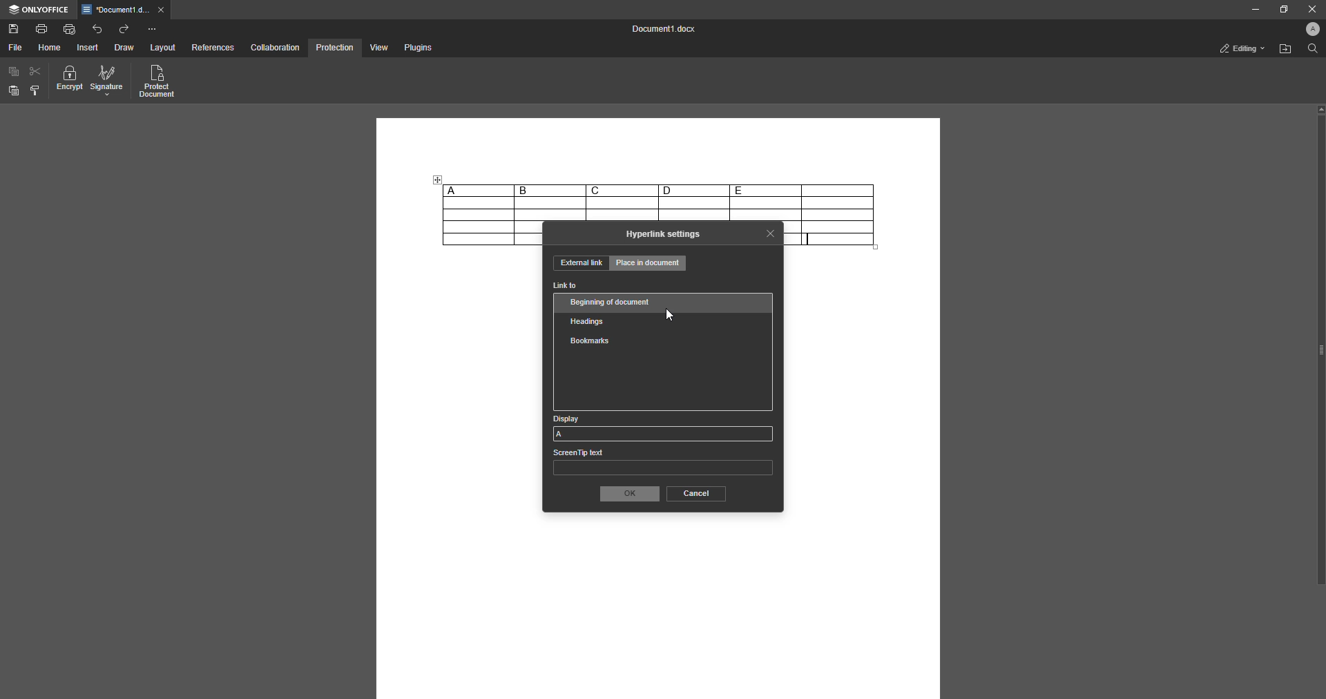  What do you see at coordinates (70, 81) in the screenshot?
I see `Encrypt` at bounding box center [70, 81].